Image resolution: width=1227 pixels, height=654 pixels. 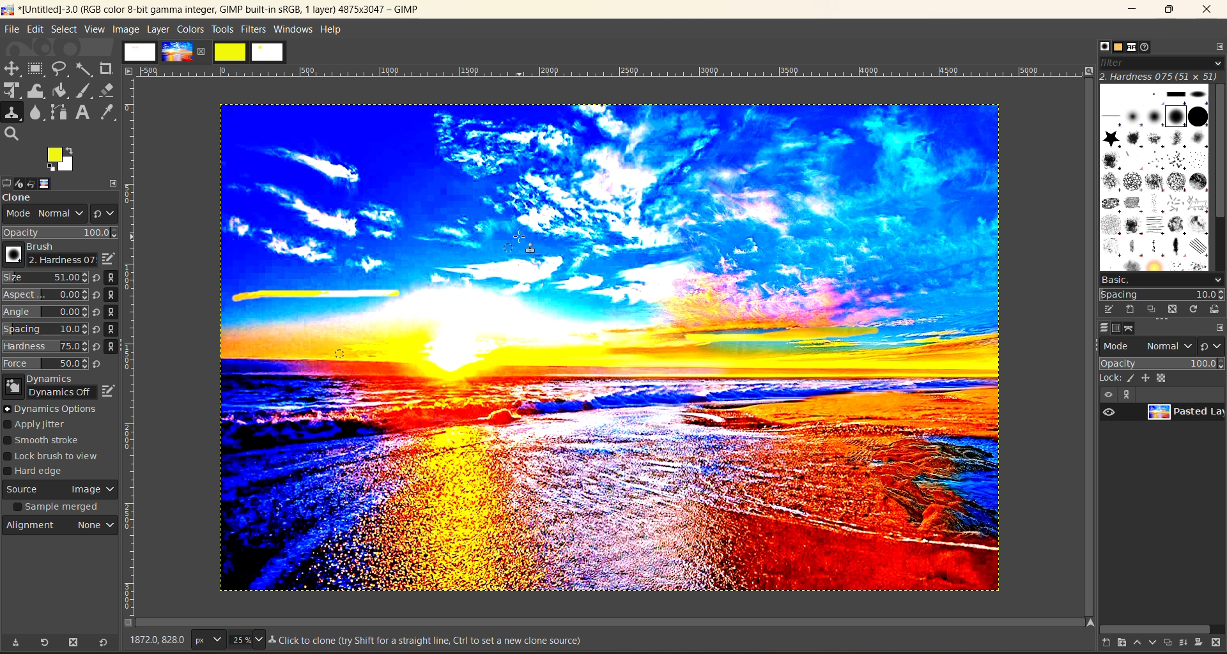 What do you see at coordinates (54, 409) in the screenshot?
I see `dynamics options` at bounding box center [54, 409].